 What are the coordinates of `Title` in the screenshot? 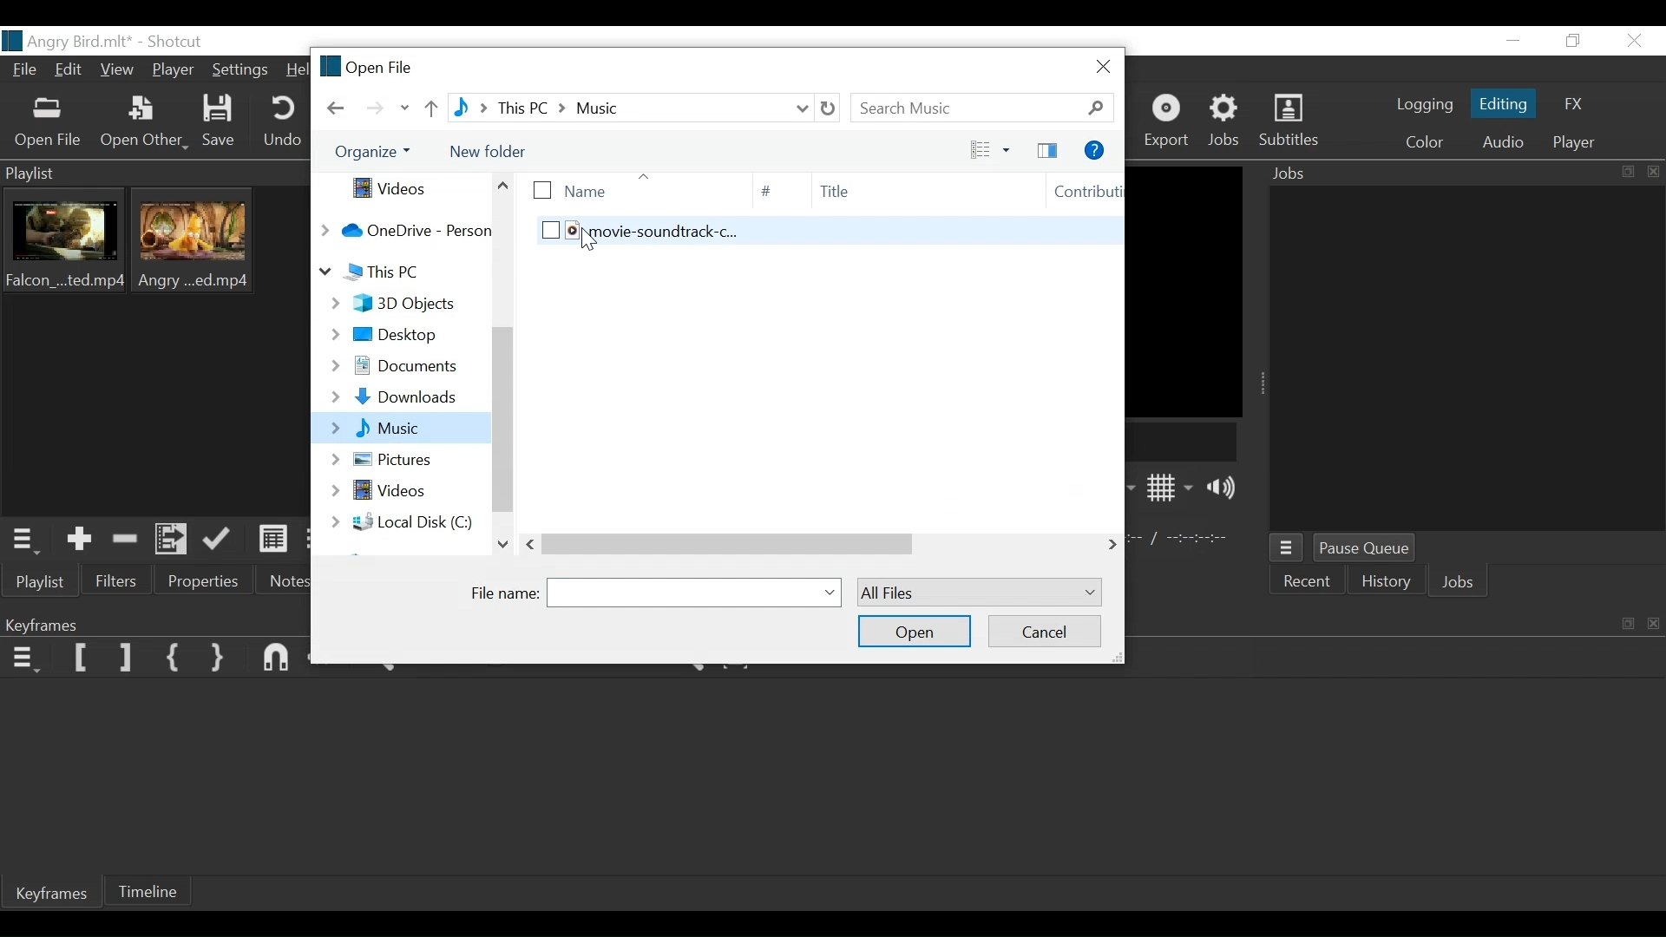 It's located at (901, 191).